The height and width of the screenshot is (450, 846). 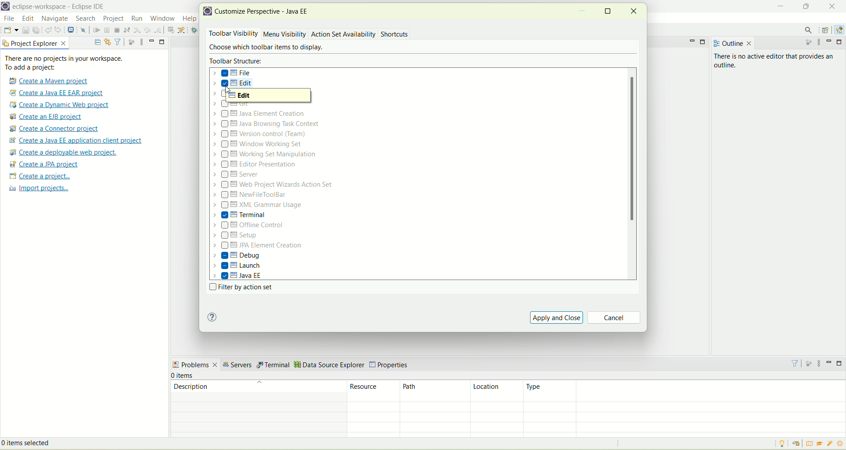 I want to click on terminate, so click(x=117, y=30).